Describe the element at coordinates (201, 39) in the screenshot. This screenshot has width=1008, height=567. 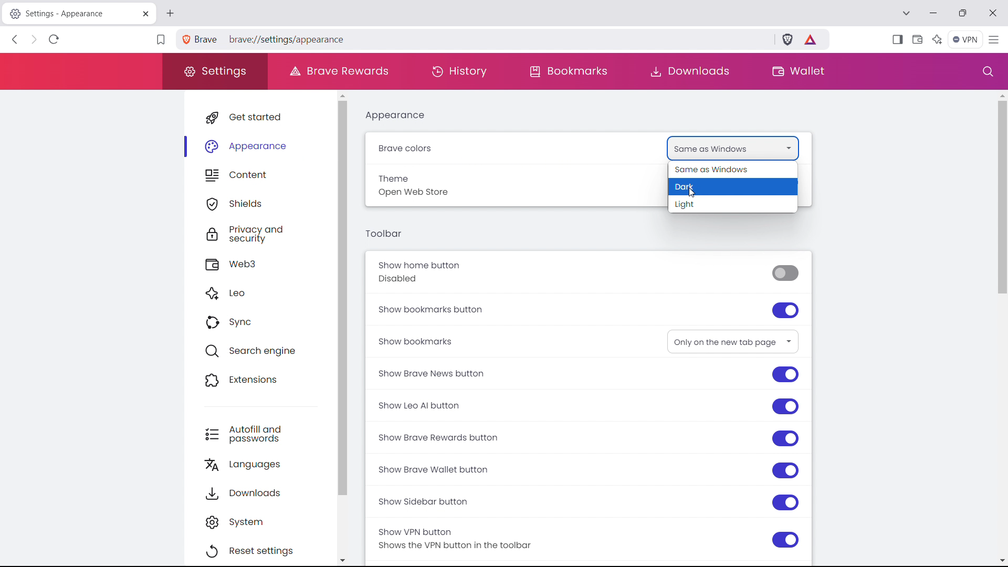
I see `Brave` at that location.